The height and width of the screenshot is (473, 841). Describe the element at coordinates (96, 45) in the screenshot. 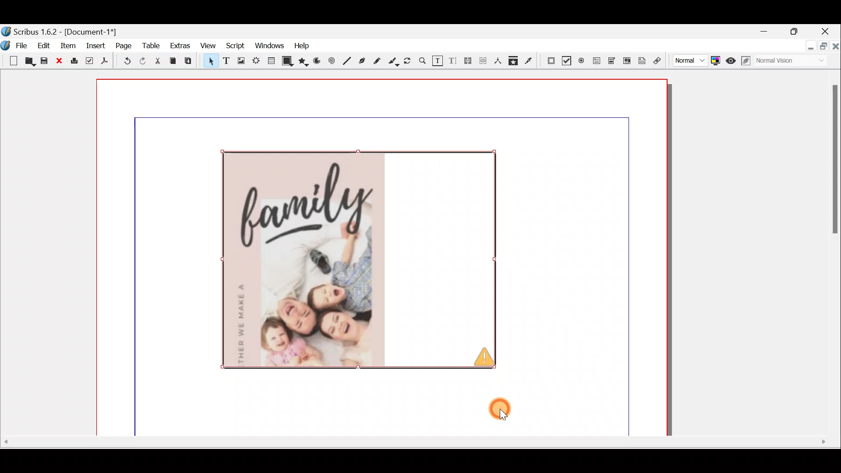

I see `Insert` at that location.